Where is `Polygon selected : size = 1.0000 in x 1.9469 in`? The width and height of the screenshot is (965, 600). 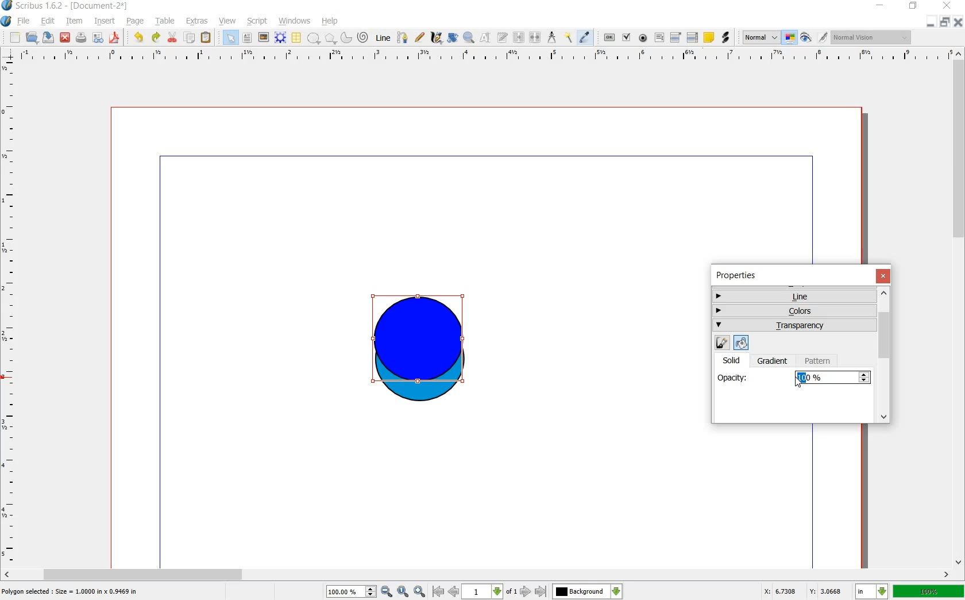 Polygon selected : size = 1.0000 in x 1.9469 in is located at coordinates (71, 591).